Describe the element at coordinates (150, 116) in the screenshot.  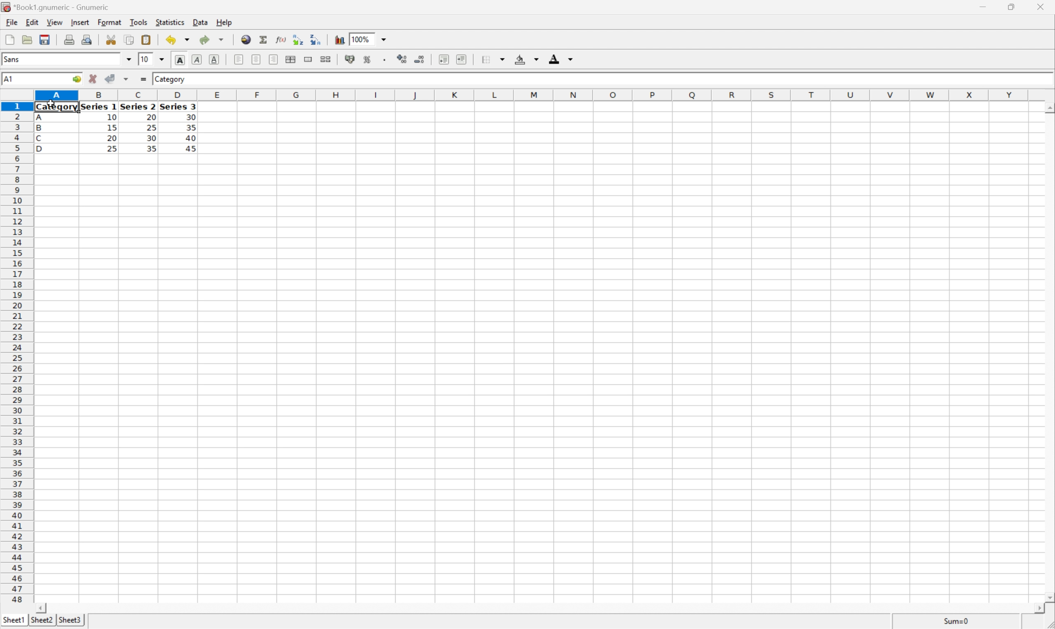
I see `20` at that location.